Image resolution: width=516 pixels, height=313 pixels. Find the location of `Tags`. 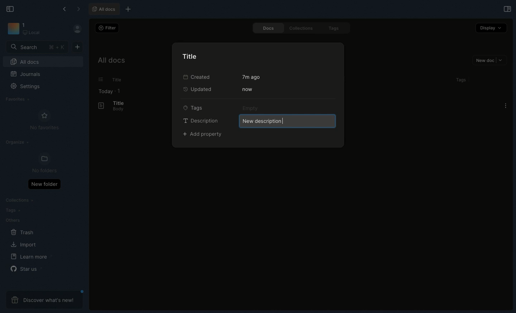

Tags is located at coordinates (335, 29).